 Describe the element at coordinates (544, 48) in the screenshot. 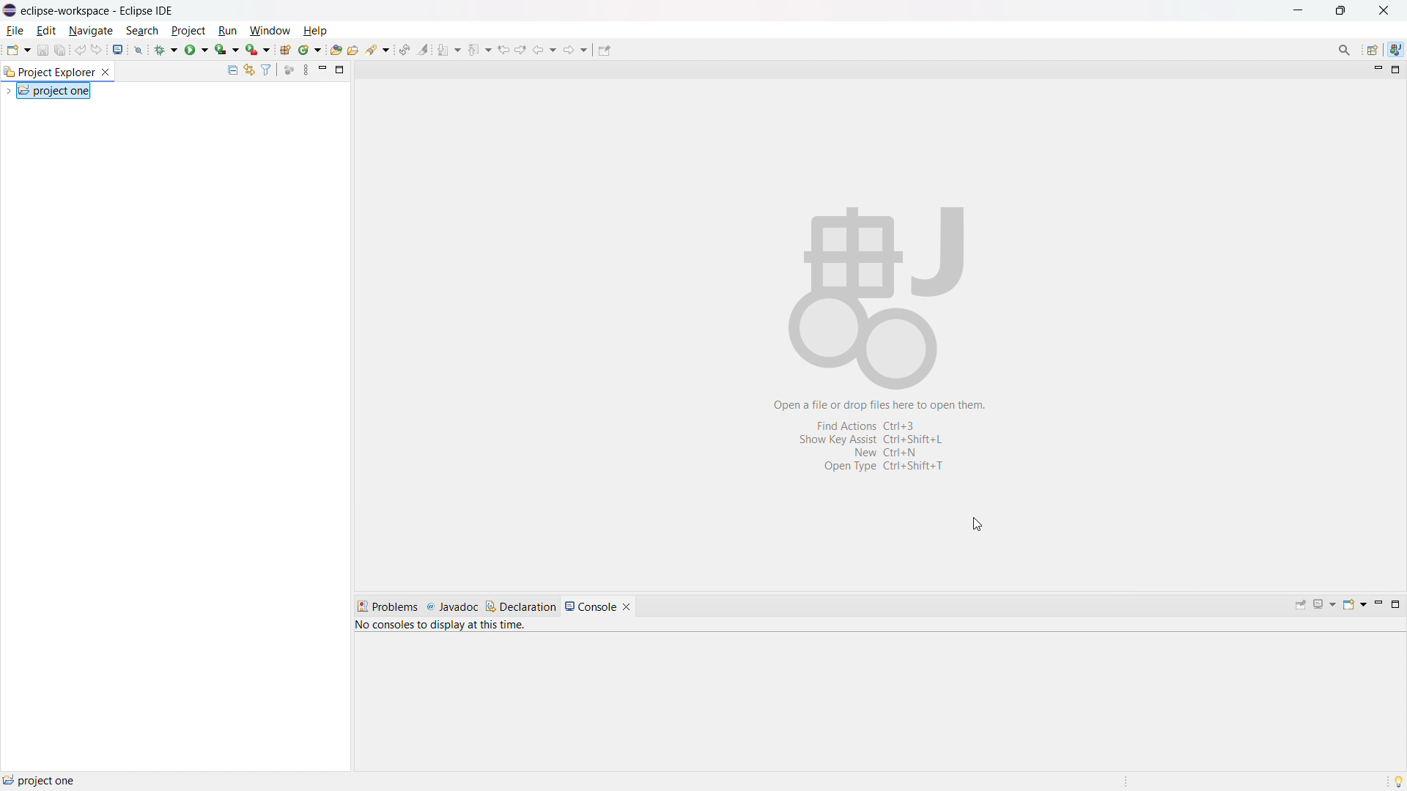

I see `back` at that location.